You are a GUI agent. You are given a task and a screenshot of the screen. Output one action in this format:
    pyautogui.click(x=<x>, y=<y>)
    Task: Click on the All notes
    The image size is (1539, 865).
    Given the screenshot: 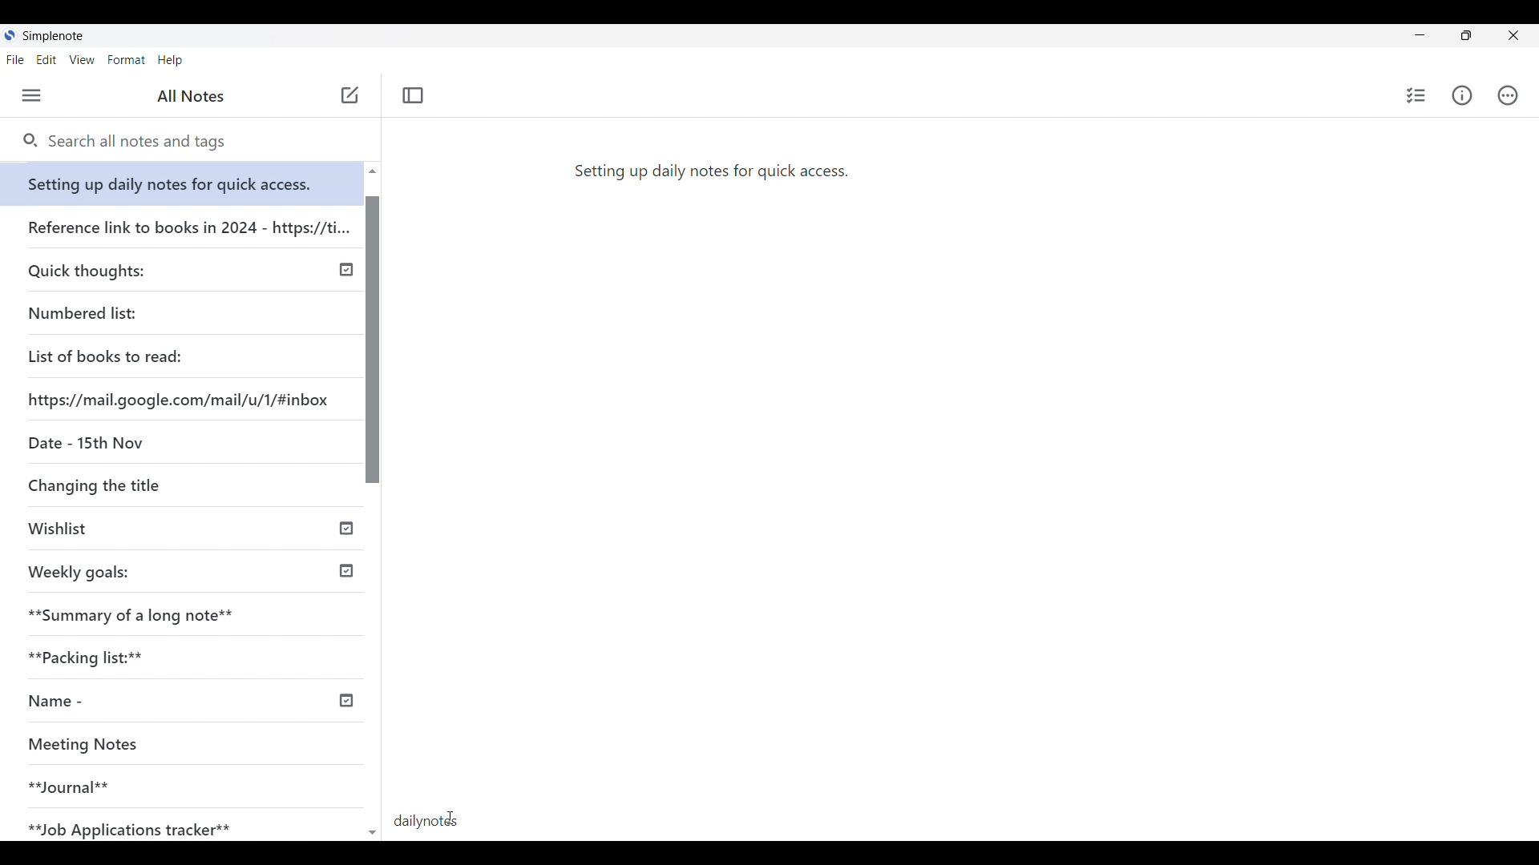 What is the action you would take?
    pyautogui.click(x=185, y=95)
    